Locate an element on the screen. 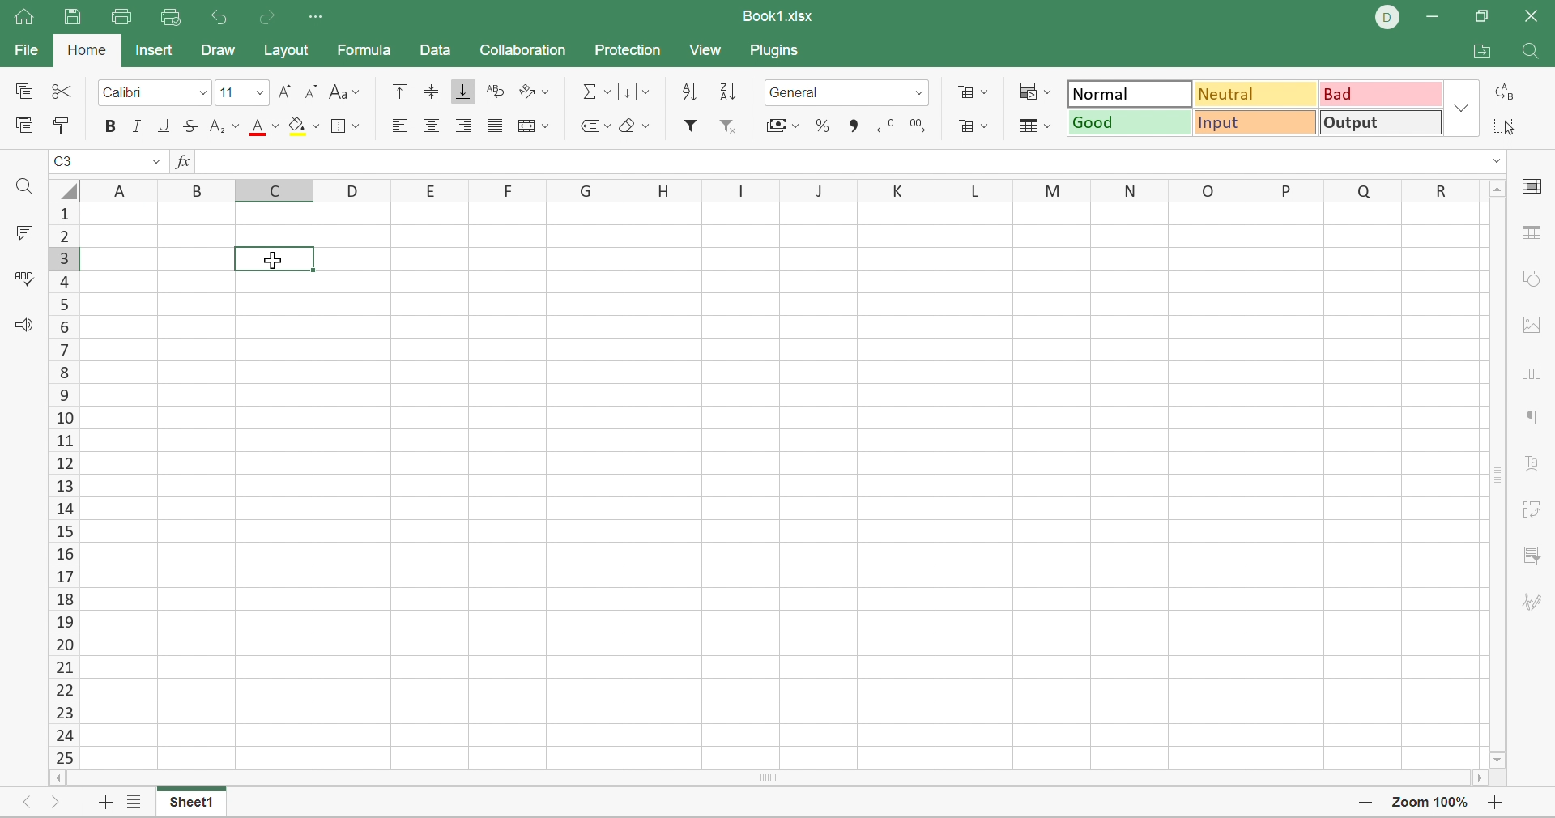 Image resolution: width=1555 pixels, height=818 pixels. chart settings is located at coordinates (1533, 373).